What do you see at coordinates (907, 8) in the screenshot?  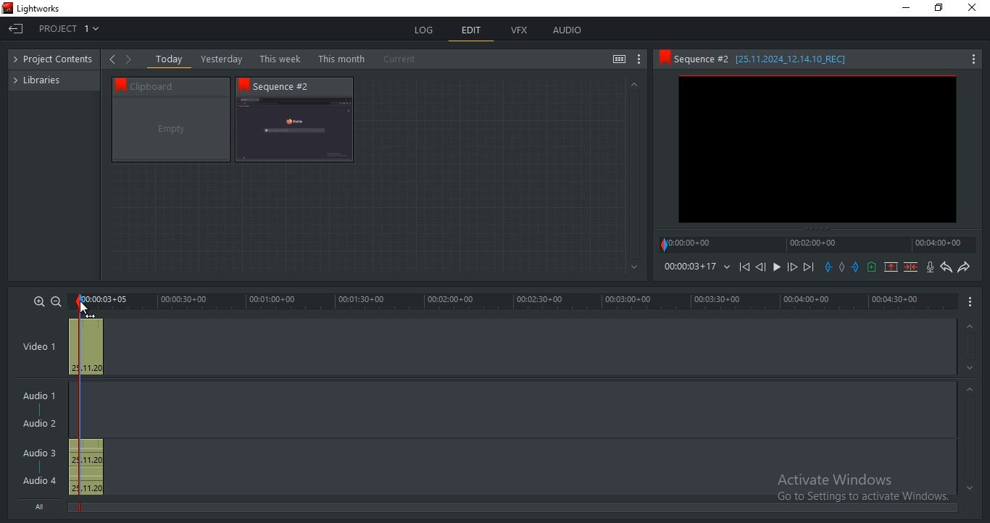 I see `minimize` at bounding box center [907, 8].